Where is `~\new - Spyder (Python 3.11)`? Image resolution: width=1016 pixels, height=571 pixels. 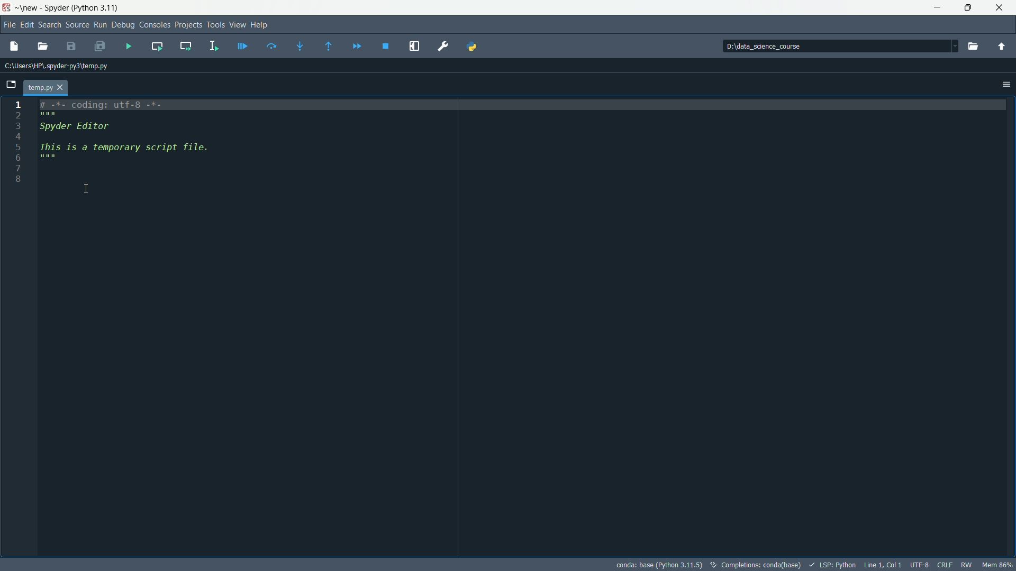 ~\new - Spyder (Python 3.11) is located at coordinates (62, 8).